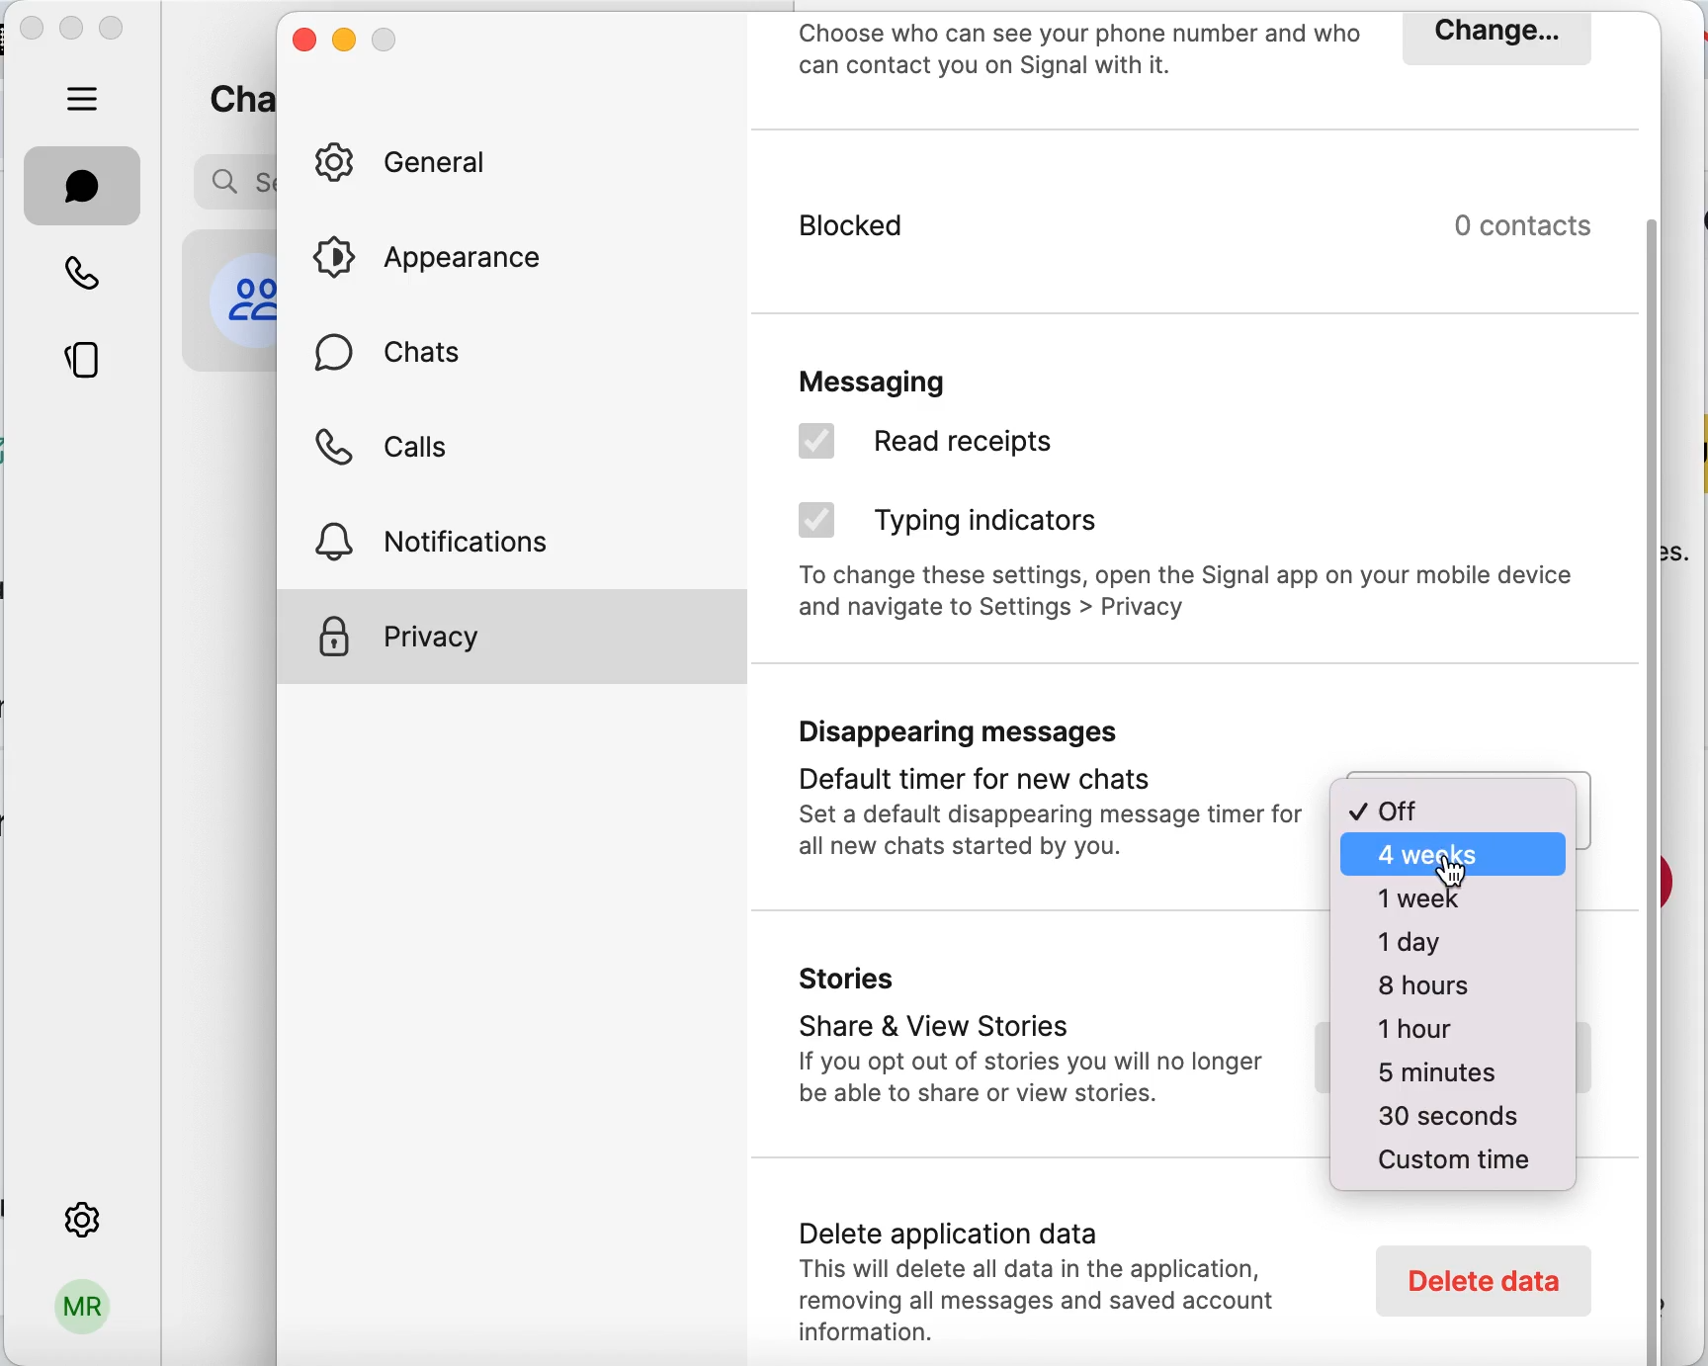 The height and width of the screenshot is (1366, 1708). Describe the element at coordinates (83, 186) in the screenshot. I see `chat` at that location.